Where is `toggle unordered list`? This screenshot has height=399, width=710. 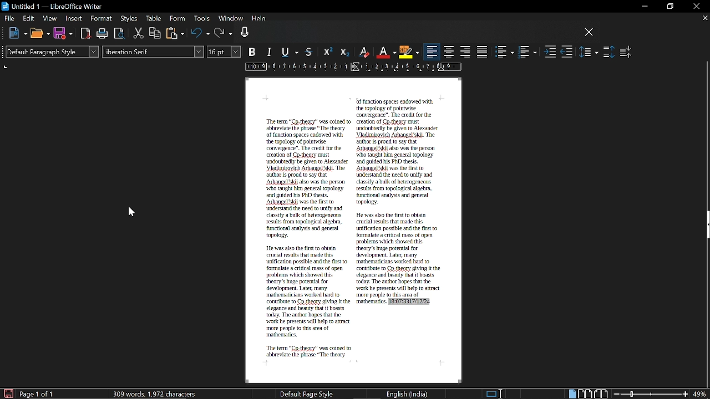 toggle unordered list is located at coordinates (505, 52).